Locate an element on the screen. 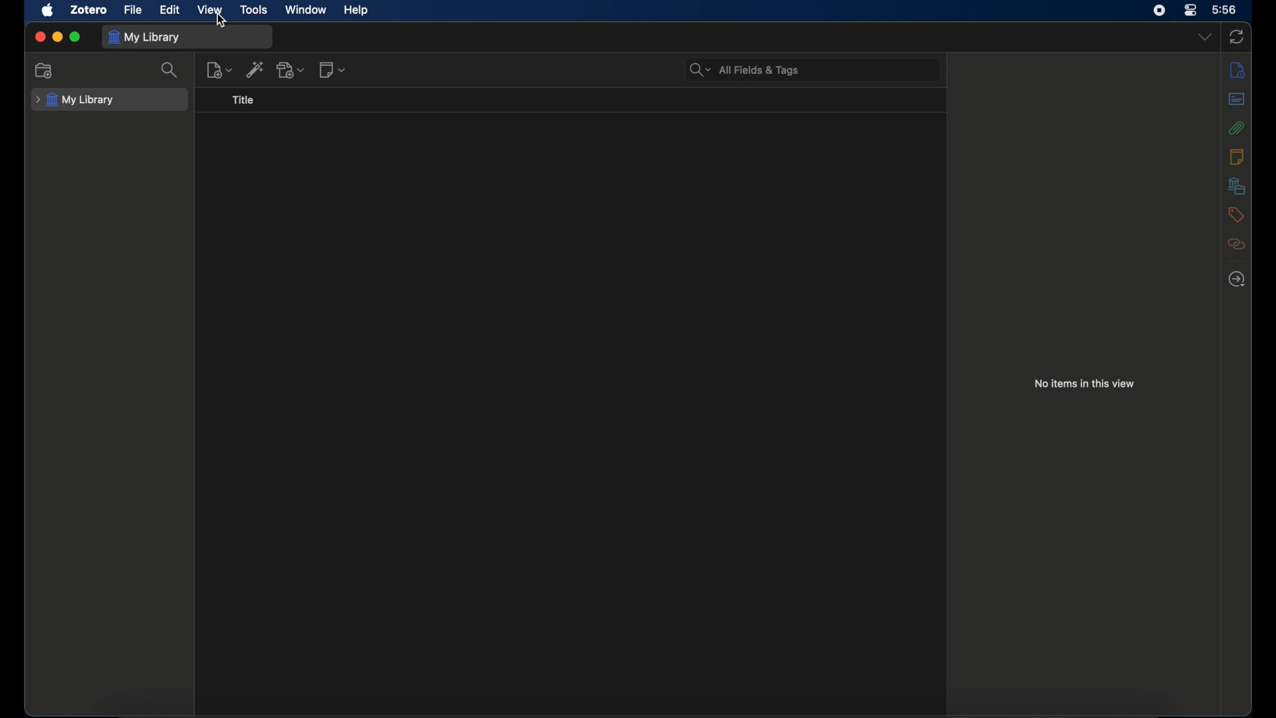 The width and height of the screenshot is (1276, 718). new item is located at coordinates (219, 70).